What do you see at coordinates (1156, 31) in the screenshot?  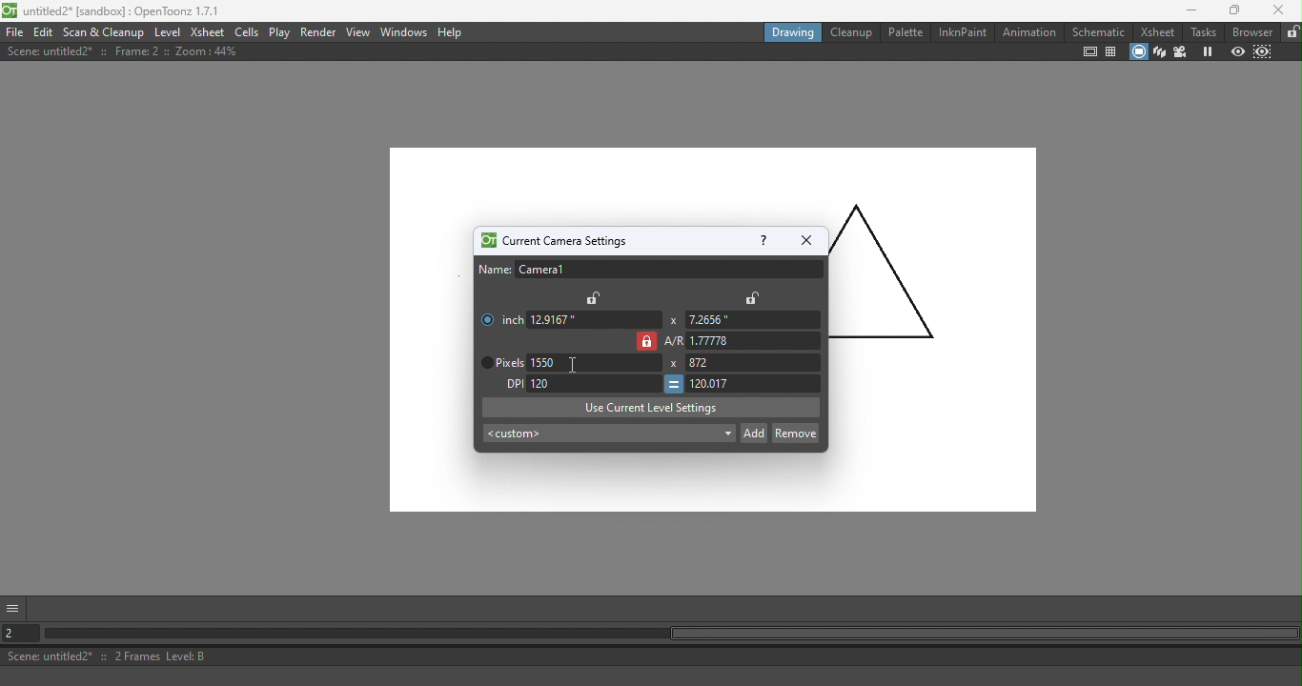 I see `Xsheet` at bounding box center [1156, 31].